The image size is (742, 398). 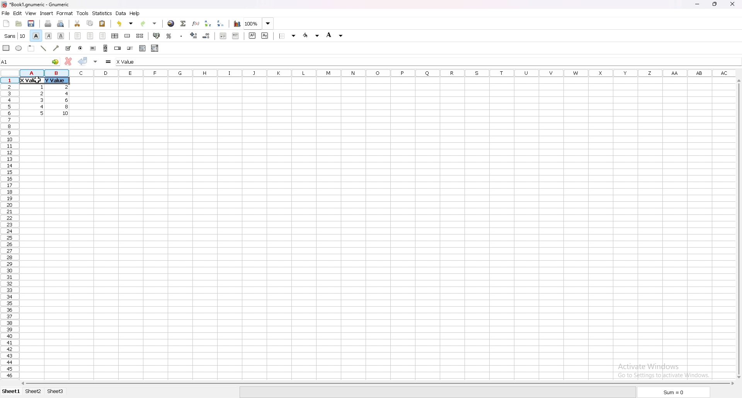 What do you see at coordinates (376, 383) in the screenshot?
I see `scroll bar` at bounding box center [376, 383].